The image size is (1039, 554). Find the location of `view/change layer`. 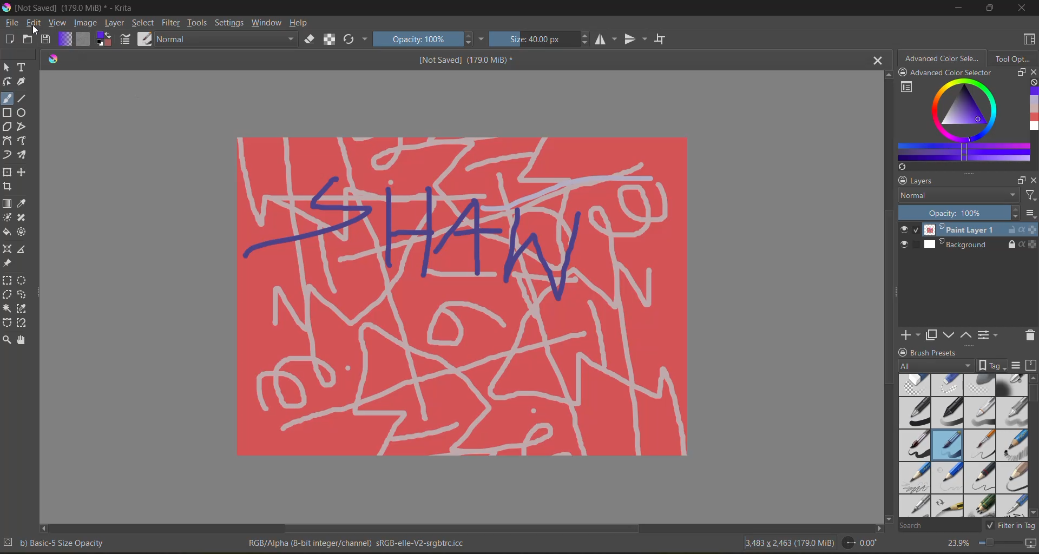

view/change layer is located at coordinates (990, 335).